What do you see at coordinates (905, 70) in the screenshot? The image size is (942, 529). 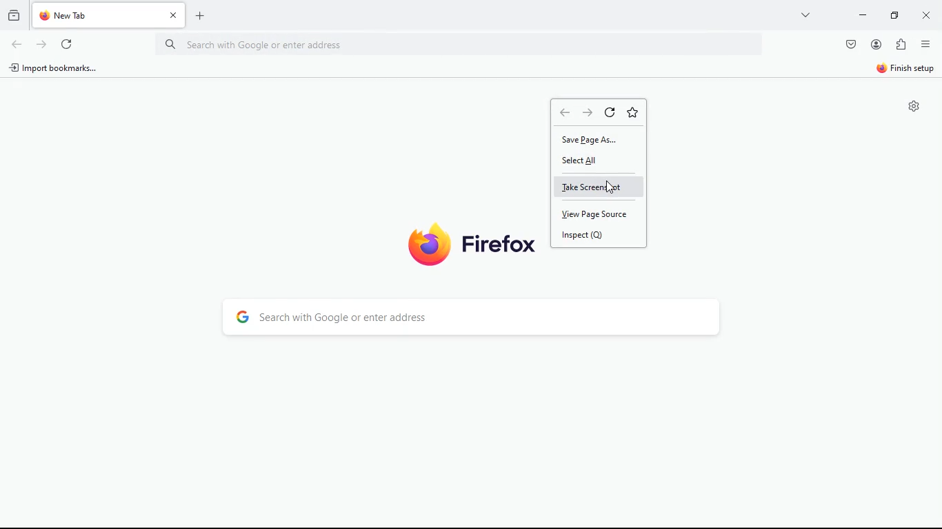 I see `finish setup` at bounding box center [905, 70].